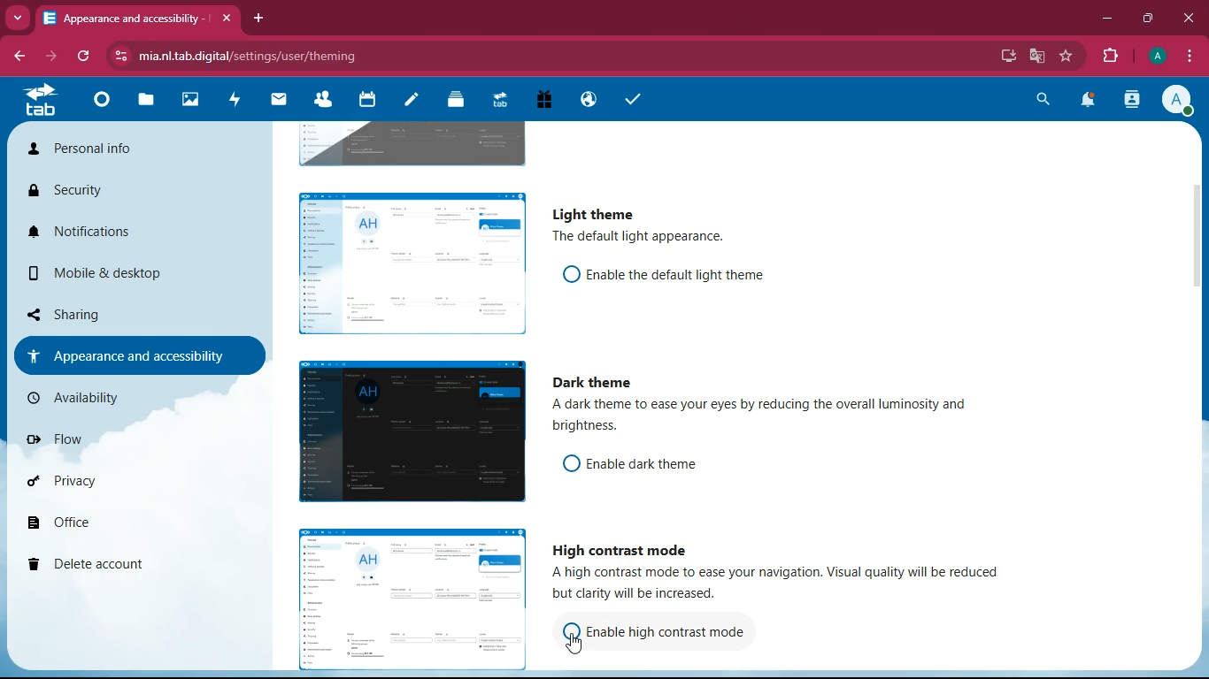  What do you see at coordinates (104, 273) in the screenshot?
I see `mobile` at bounding box center [104, 273].